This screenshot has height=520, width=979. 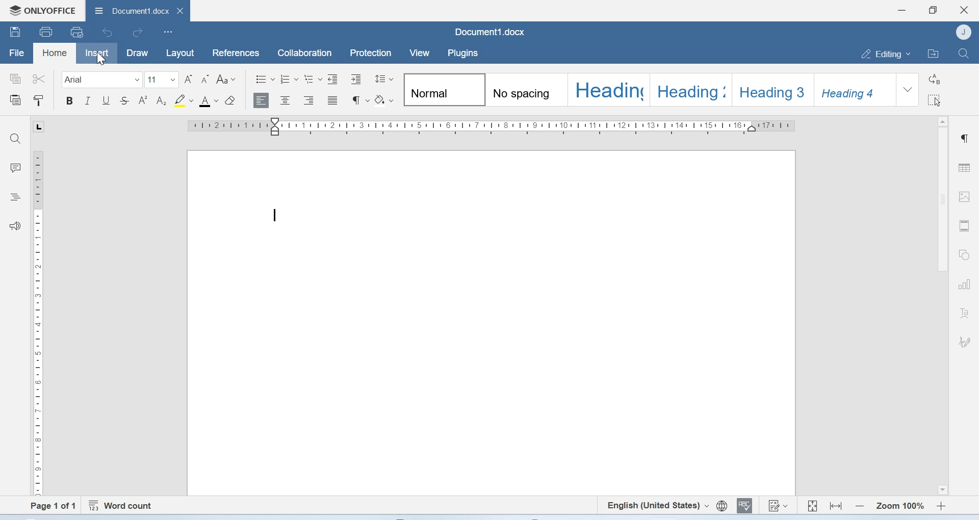 What do you see at coordinates (109, 33) in the screenshot?
I see `Undo` at bounding box center [109, 33].